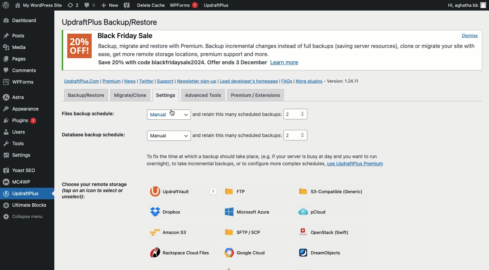 This screenshot has height=270, width=489. Describe the element at coordinates (18, 144) in the screenshot. I see `Tools` at that location.